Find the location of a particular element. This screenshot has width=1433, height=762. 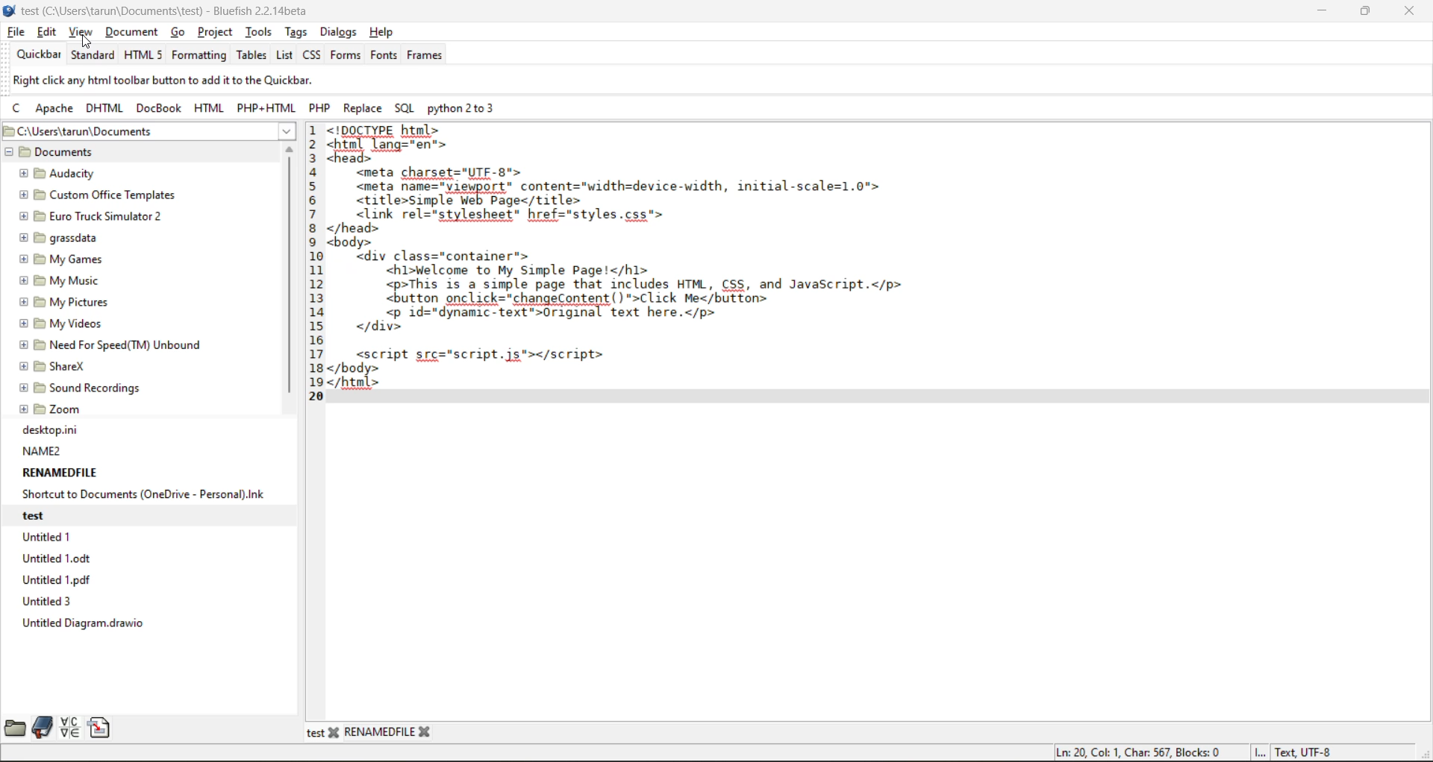

Untitled 1.pdf is located at coordinates (58, 580).